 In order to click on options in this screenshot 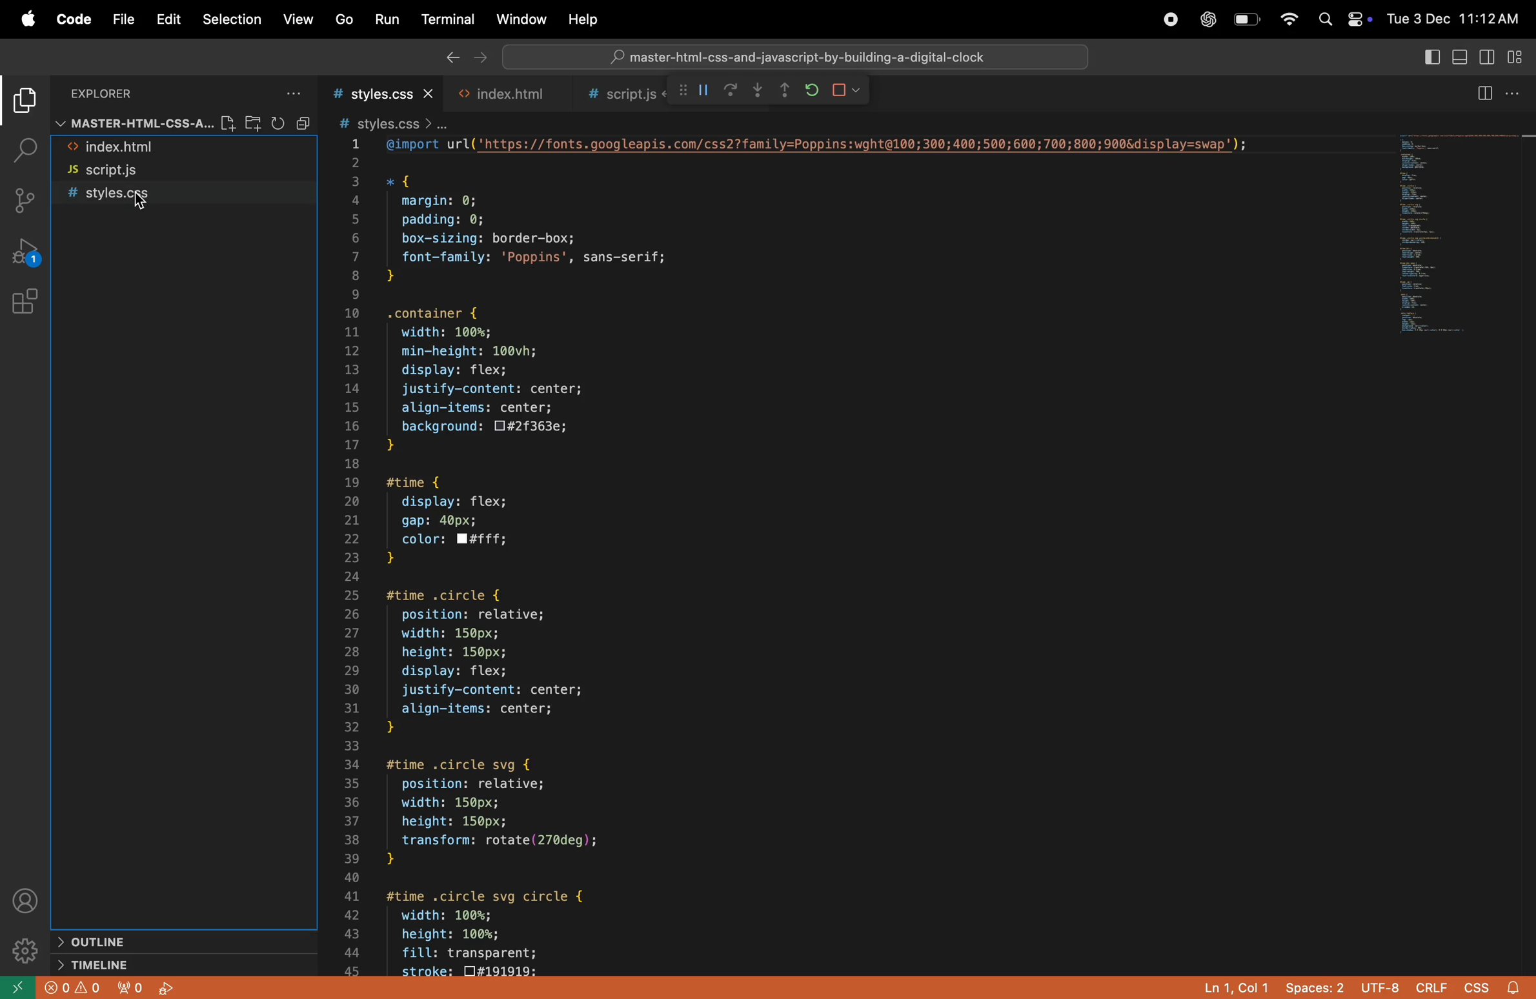, I will do `click(299, 94)`.